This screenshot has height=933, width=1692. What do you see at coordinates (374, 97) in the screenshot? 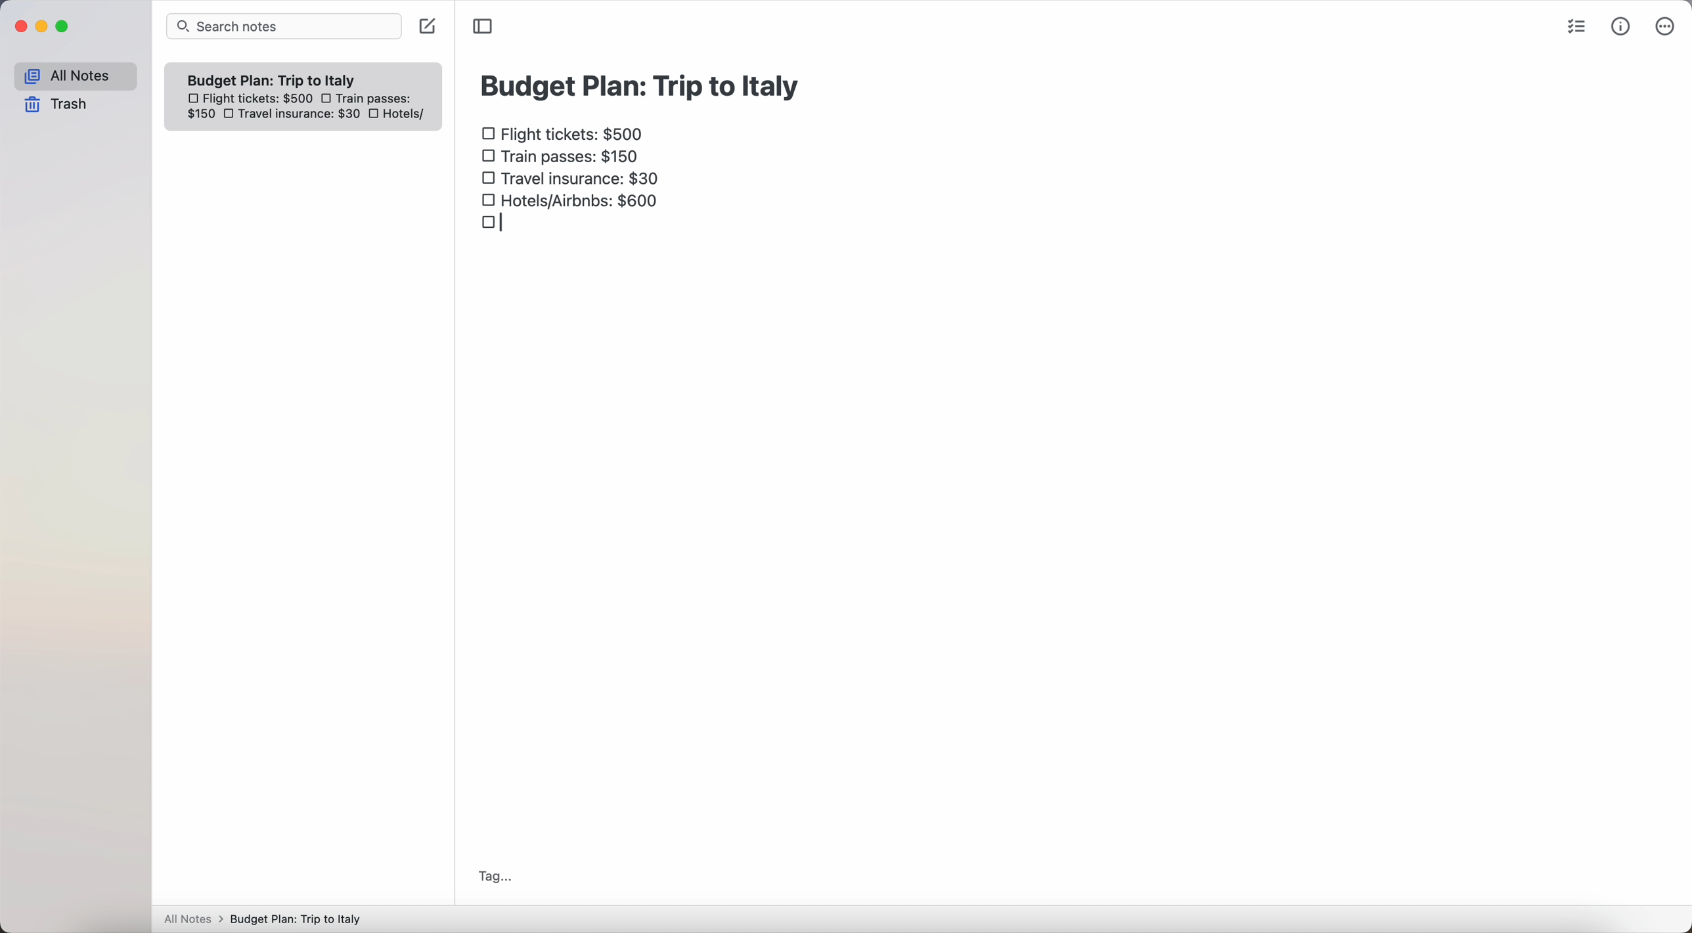
I see `train passes` at bounding box center [374, 97].